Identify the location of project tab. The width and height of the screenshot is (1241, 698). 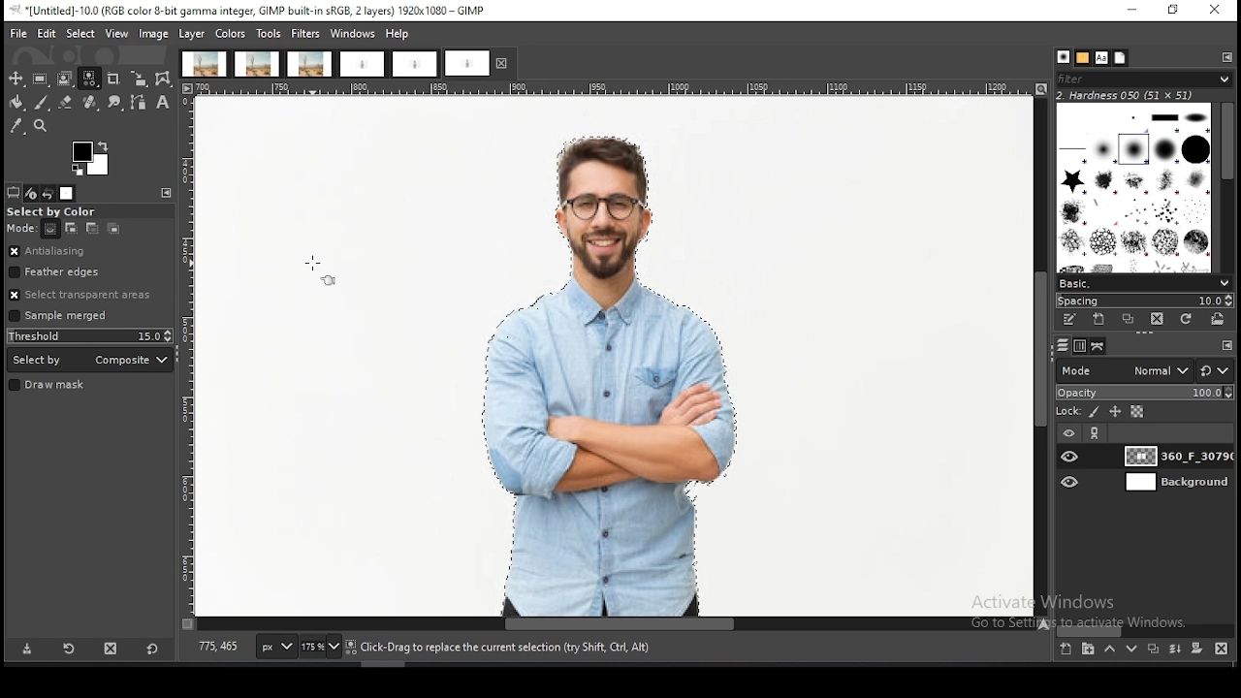
(362, 65).